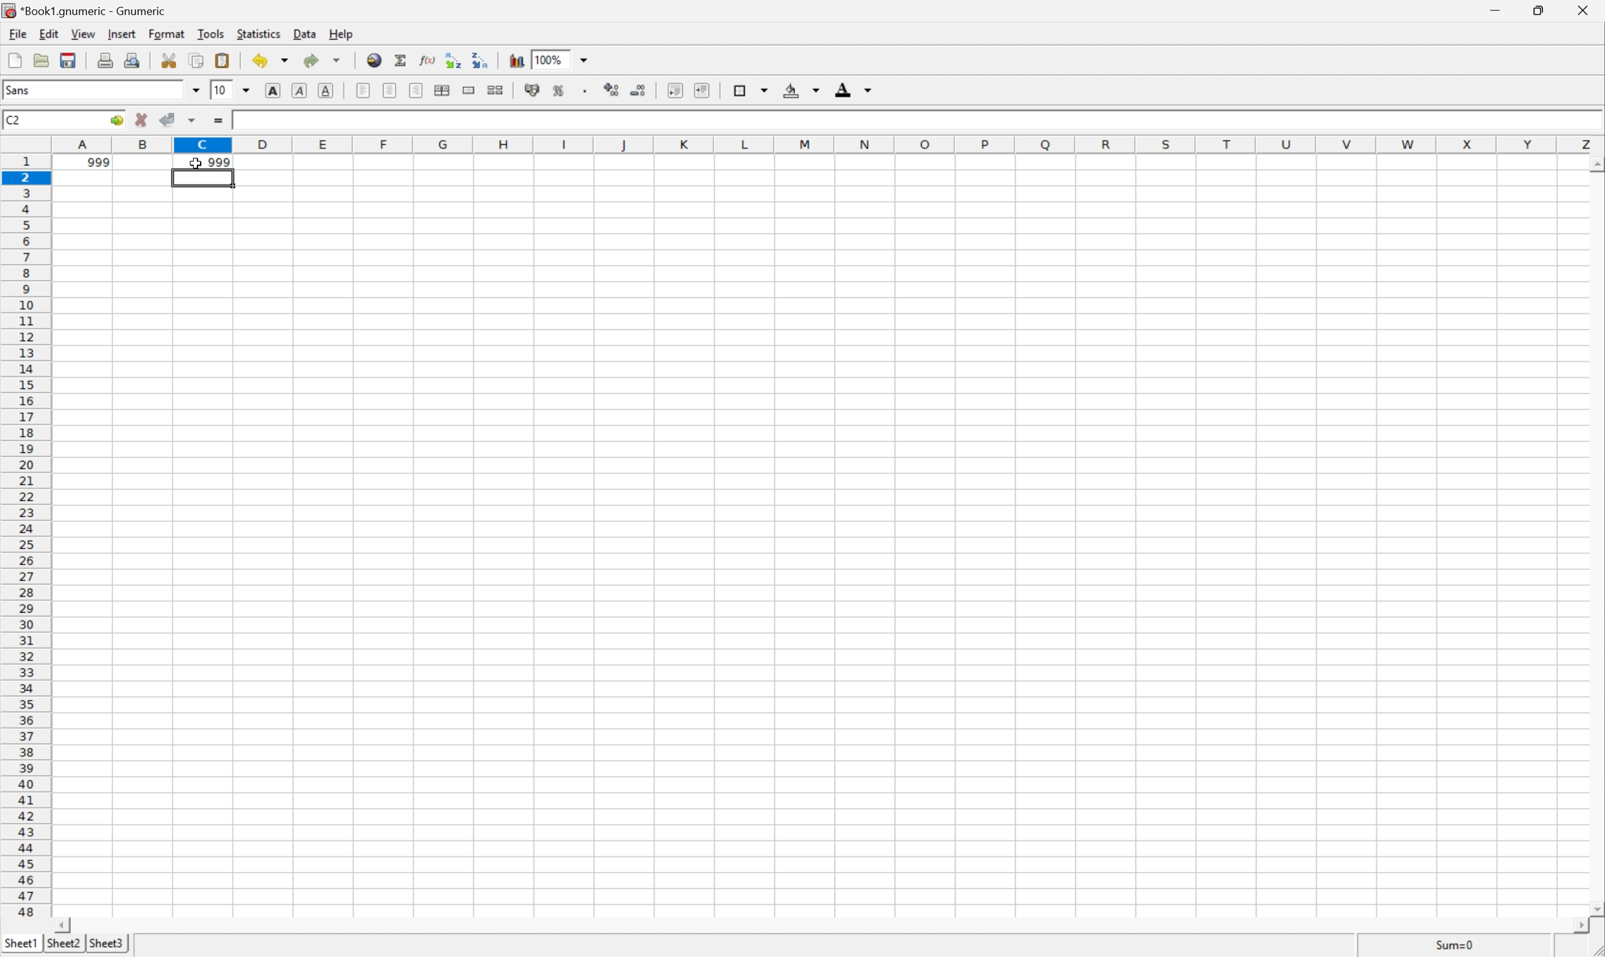  Describe the element at coordinates (809, 552) in the screenshot. I see `Cells` at that location.